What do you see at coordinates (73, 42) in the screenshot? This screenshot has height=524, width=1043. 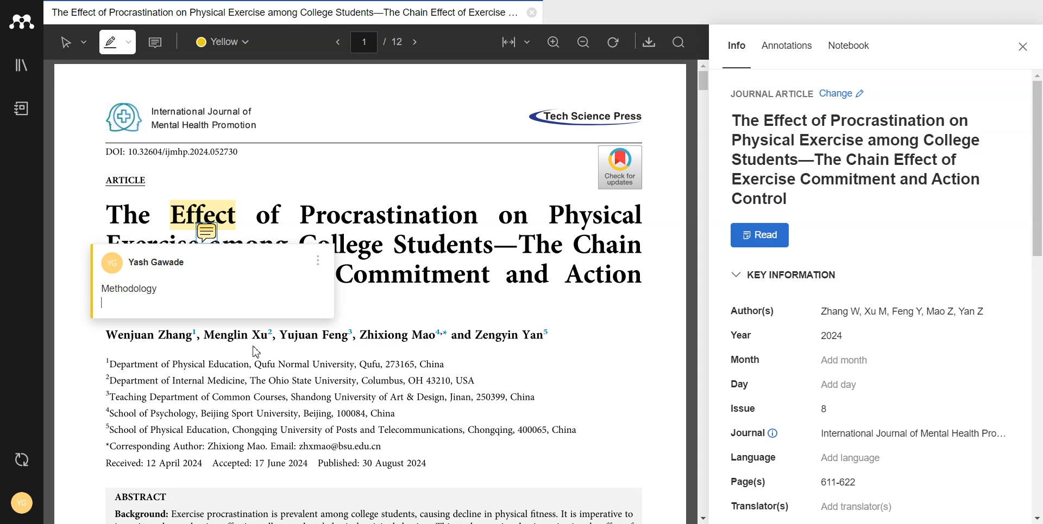 I see `Select text` at bounding box center [73, 42].